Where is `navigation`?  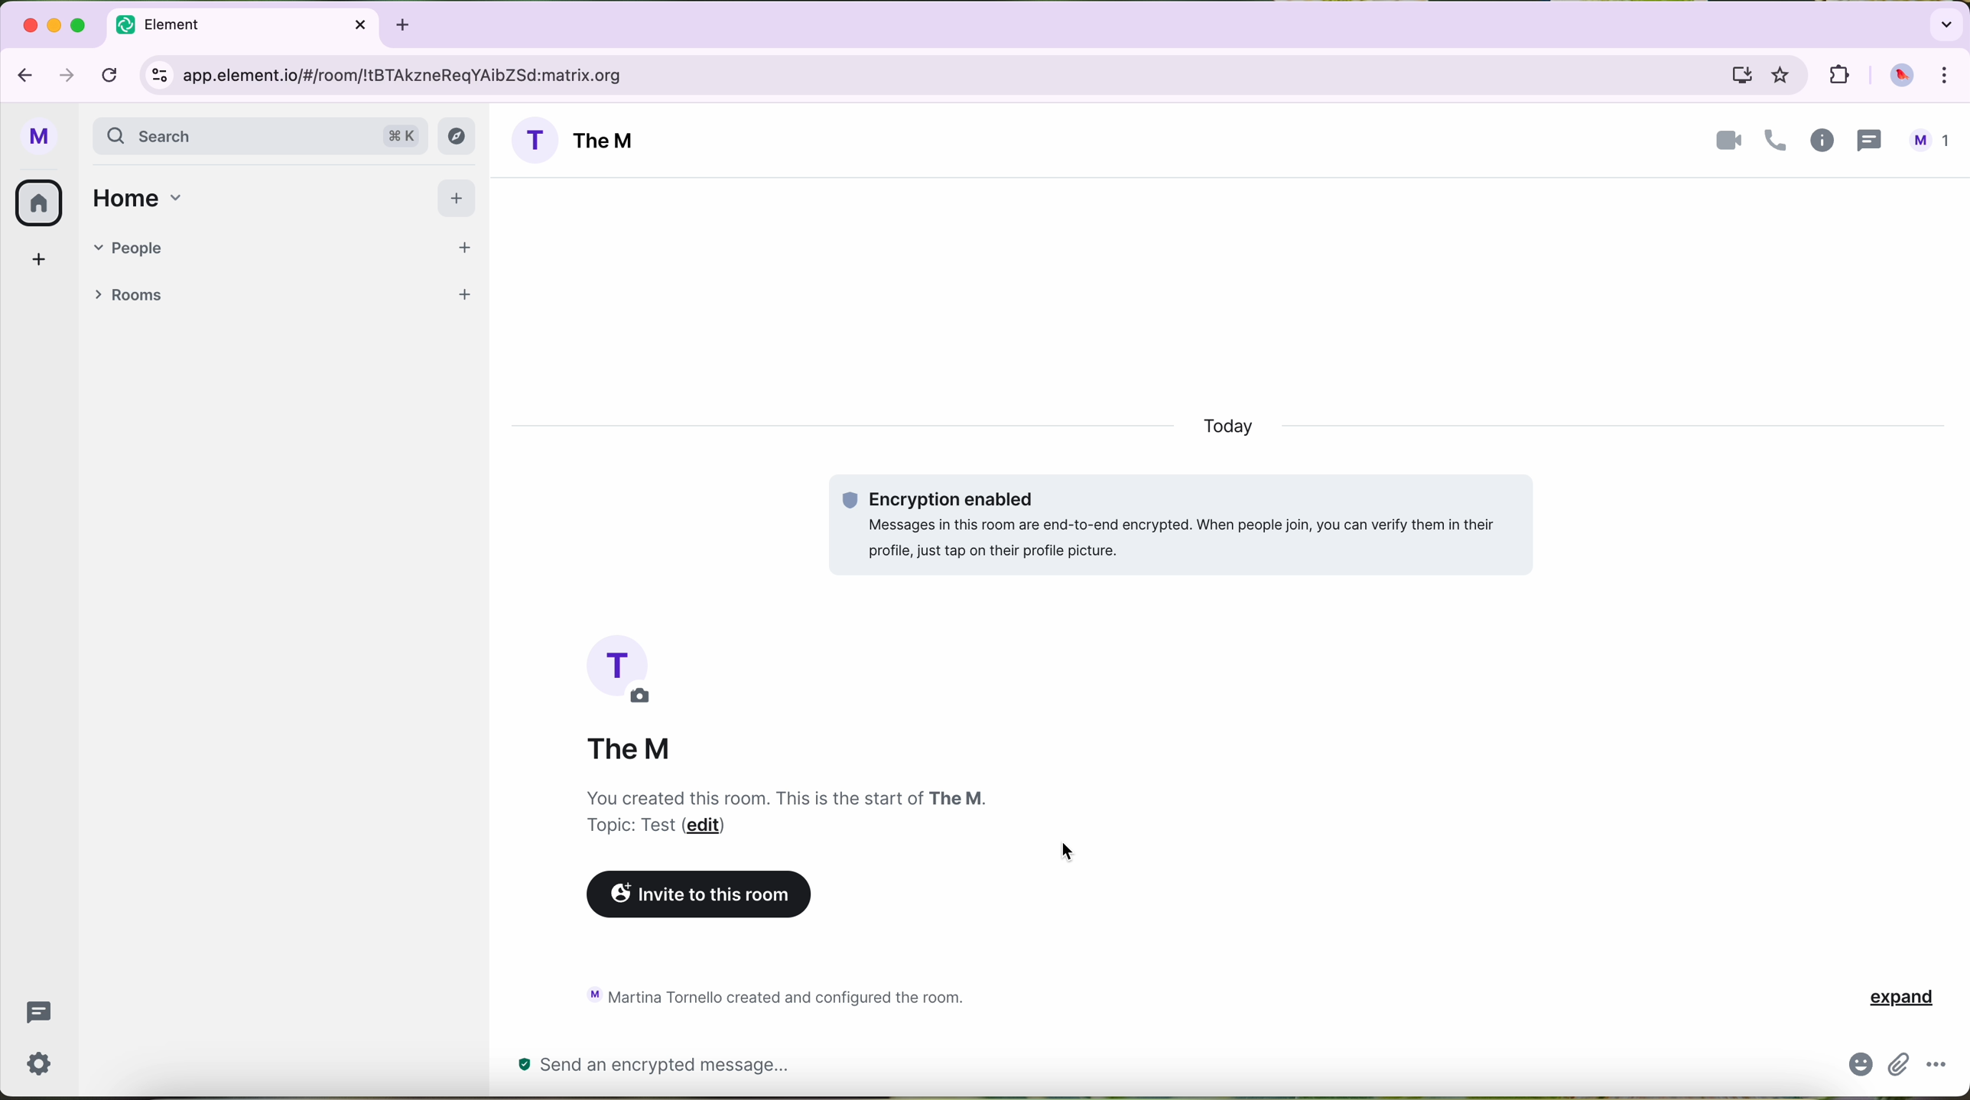 navigation is located at coordinates (457, 138).